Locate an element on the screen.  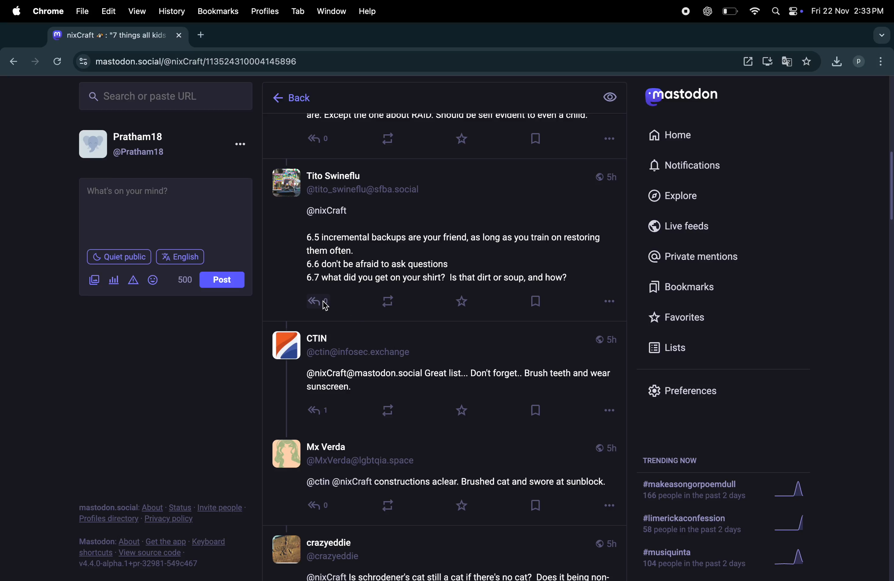
edit is located at coordinates (108, 11).